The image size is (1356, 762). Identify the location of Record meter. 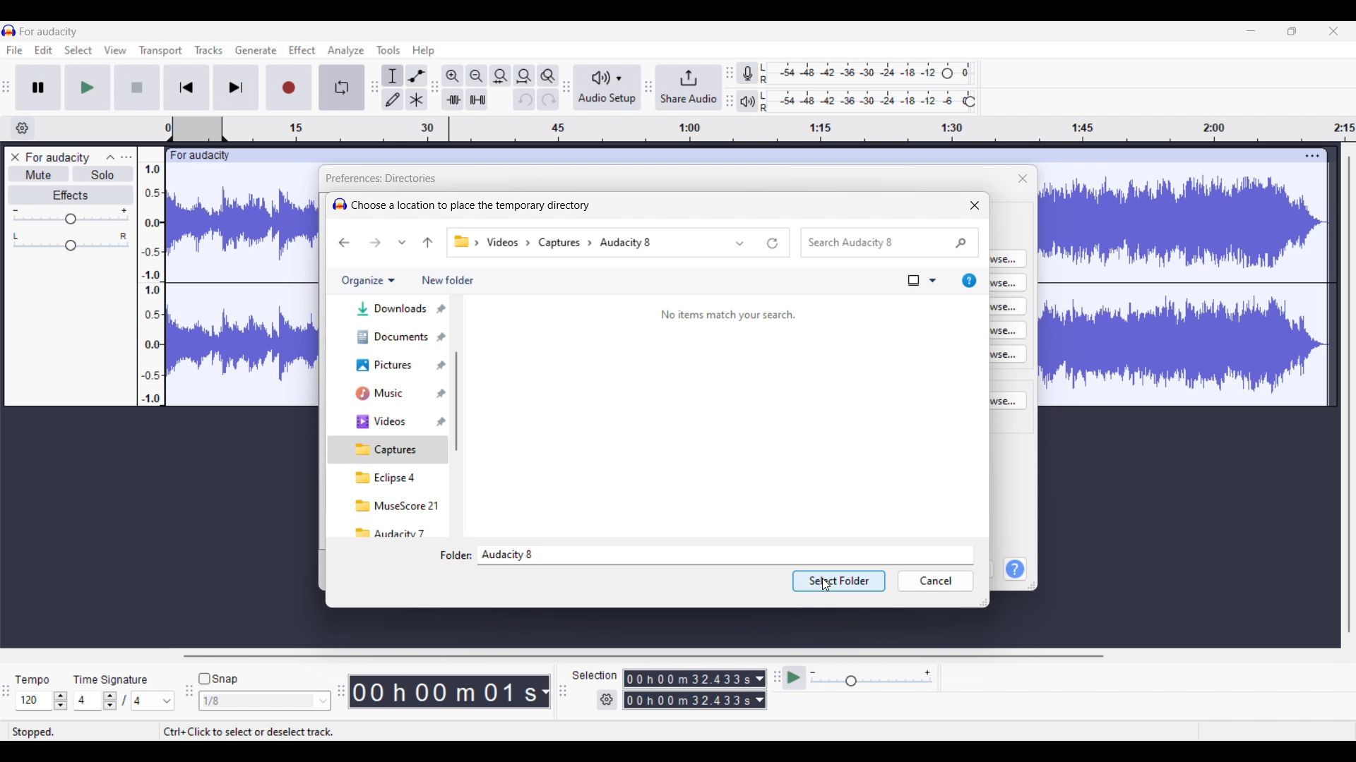
(747, 73).